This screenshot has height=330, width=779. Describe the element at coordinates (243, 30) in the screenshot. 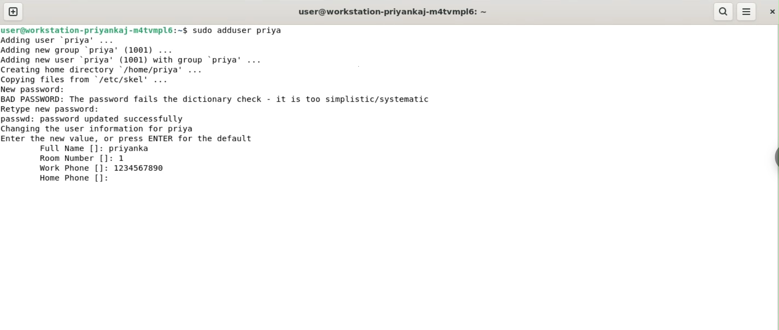

I see `sudo adduser priya` at that location.